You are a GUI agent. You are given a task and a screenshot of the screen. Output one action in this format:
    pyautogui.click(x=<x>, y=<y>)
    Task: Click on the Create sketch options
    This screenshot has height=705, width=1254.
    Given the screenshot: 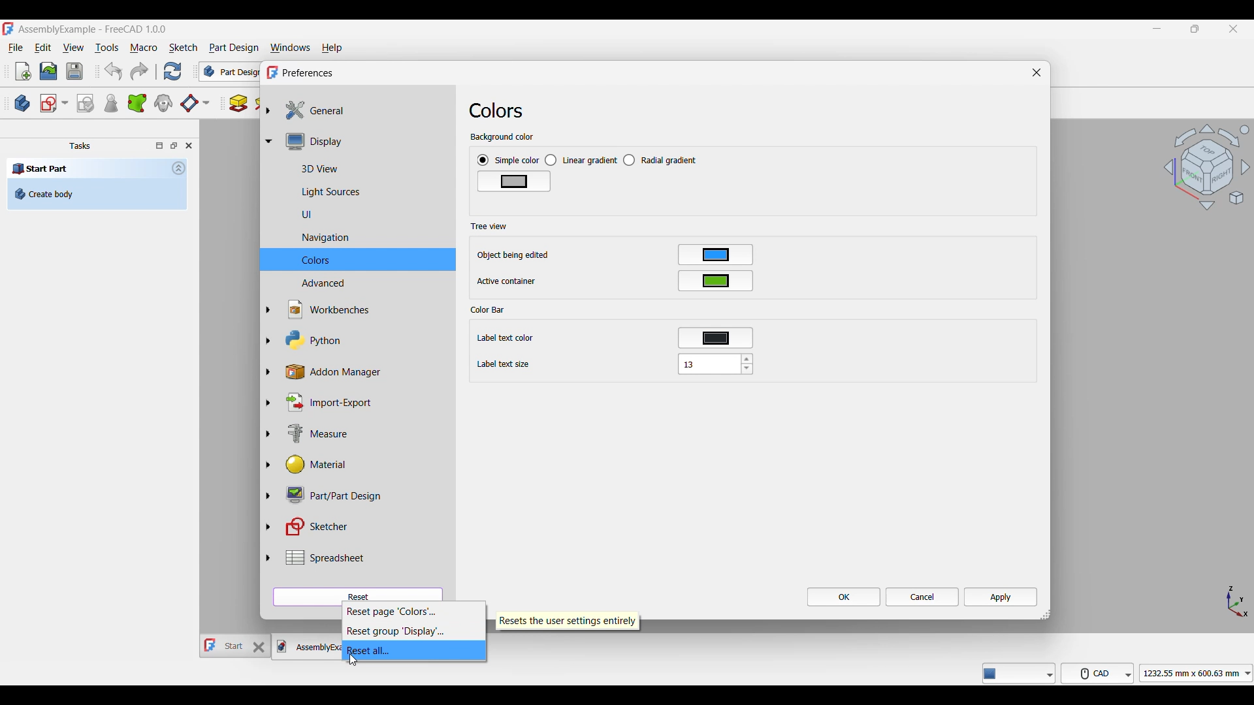 What is the action you would take?
    pyautogui.click(x=54, y=104)
    